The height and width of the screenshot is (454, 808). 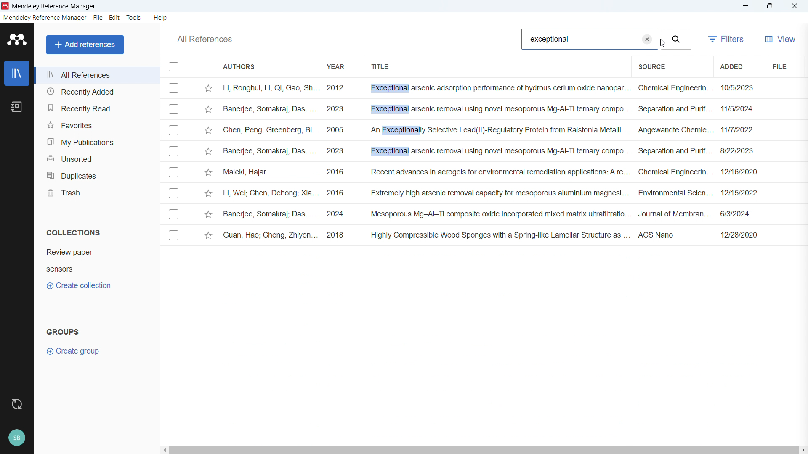 I want to click on Select all , so click(x=174, y=66).